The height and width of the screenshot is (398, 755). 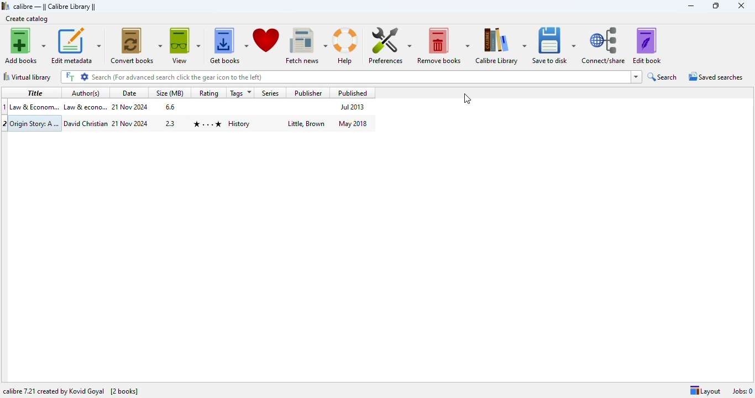 I want to click on publisher, so click(x=310, y=92).